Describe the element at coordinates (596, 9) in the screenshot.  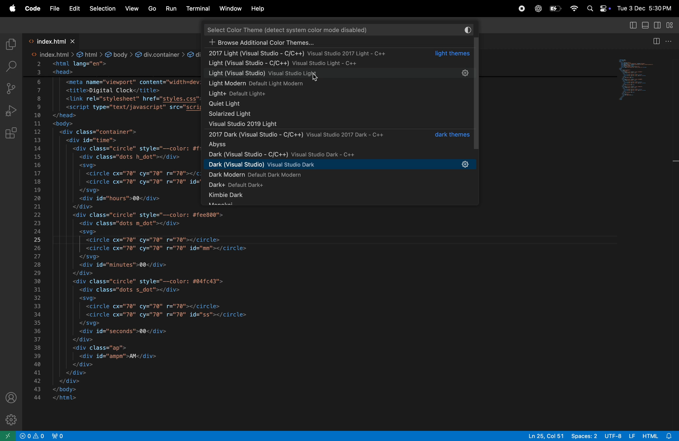
I see `apple widgets` at that location.